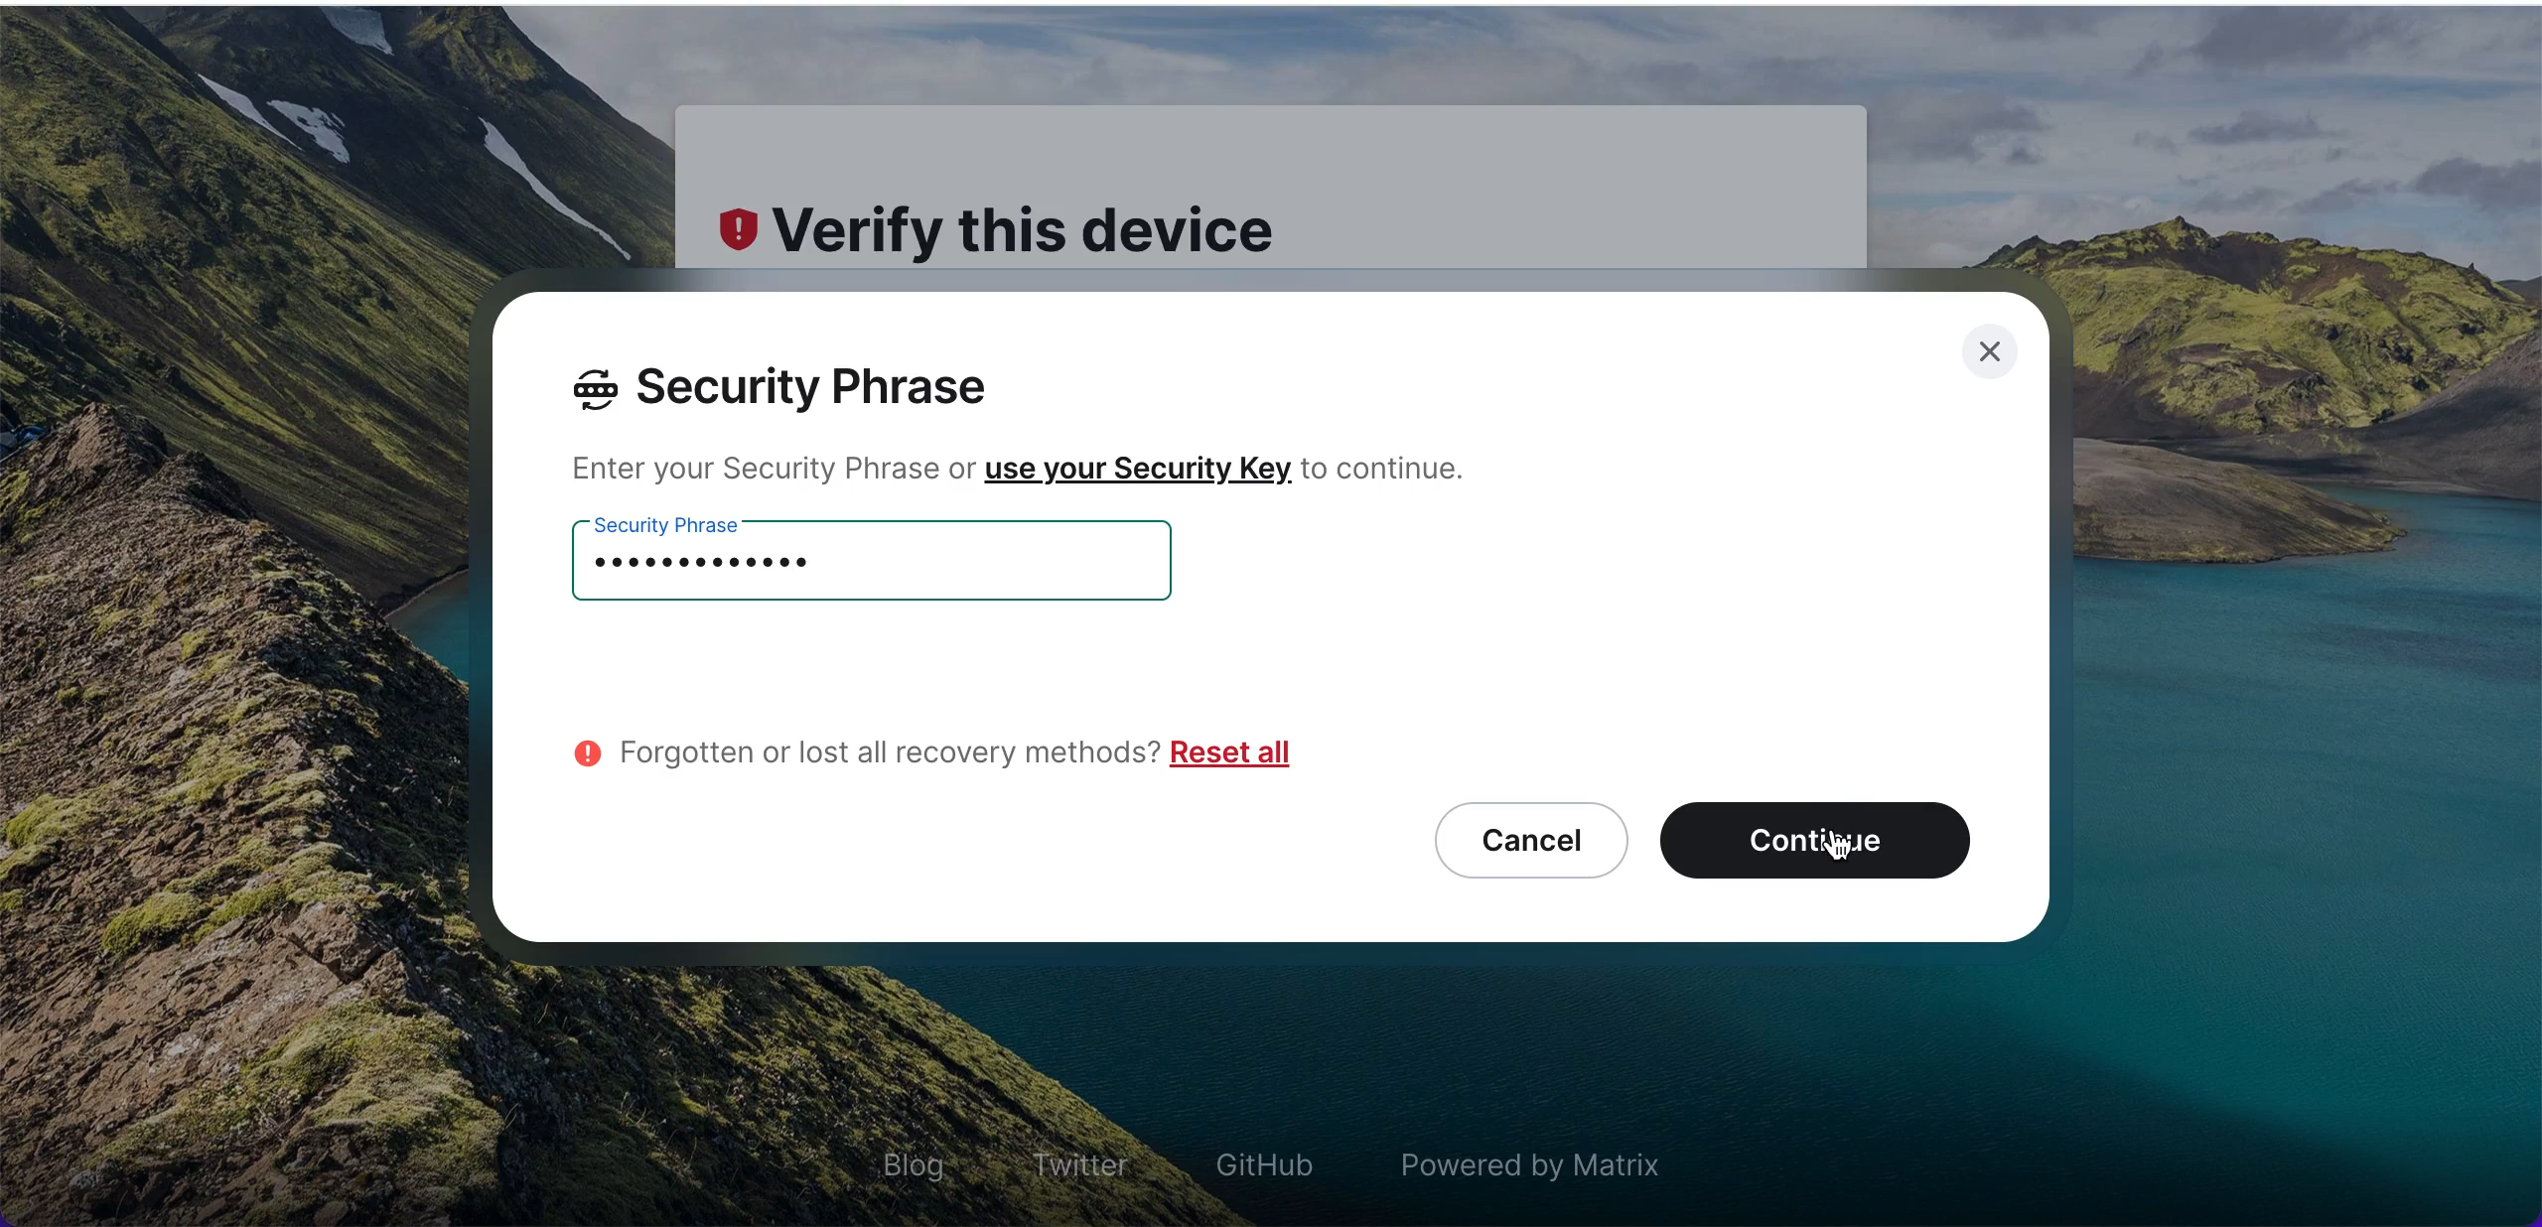 The width and height of the screenshot is (2542, 1227). I want to click on continue, so click(1827, 840).